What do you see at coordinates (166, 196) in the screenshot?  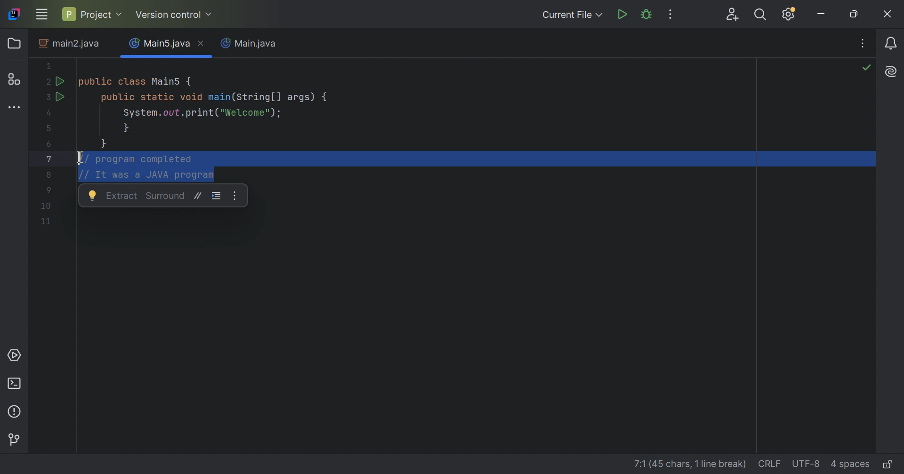 I see `Surround` at bounding box center [166, 196].